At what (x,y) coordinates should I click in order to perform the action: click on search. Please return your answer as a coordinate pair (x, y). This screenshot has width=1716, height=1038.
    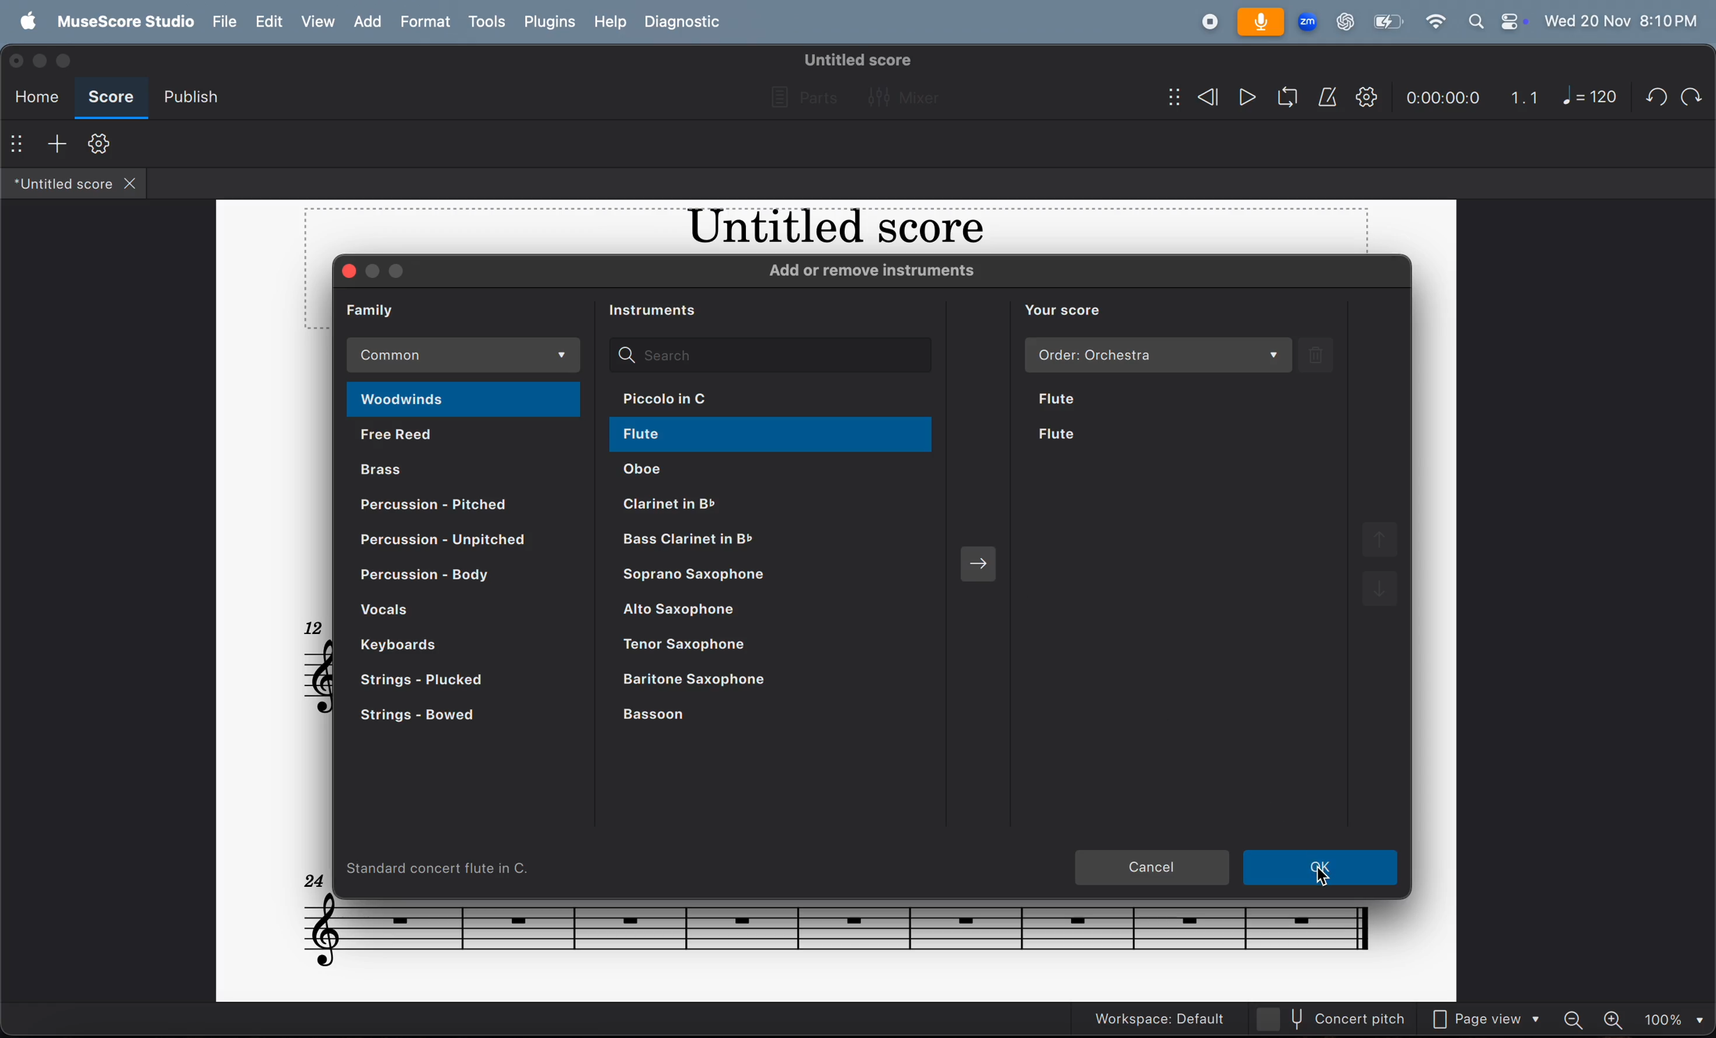
    Looking at the image, I should click on (1476, 20).